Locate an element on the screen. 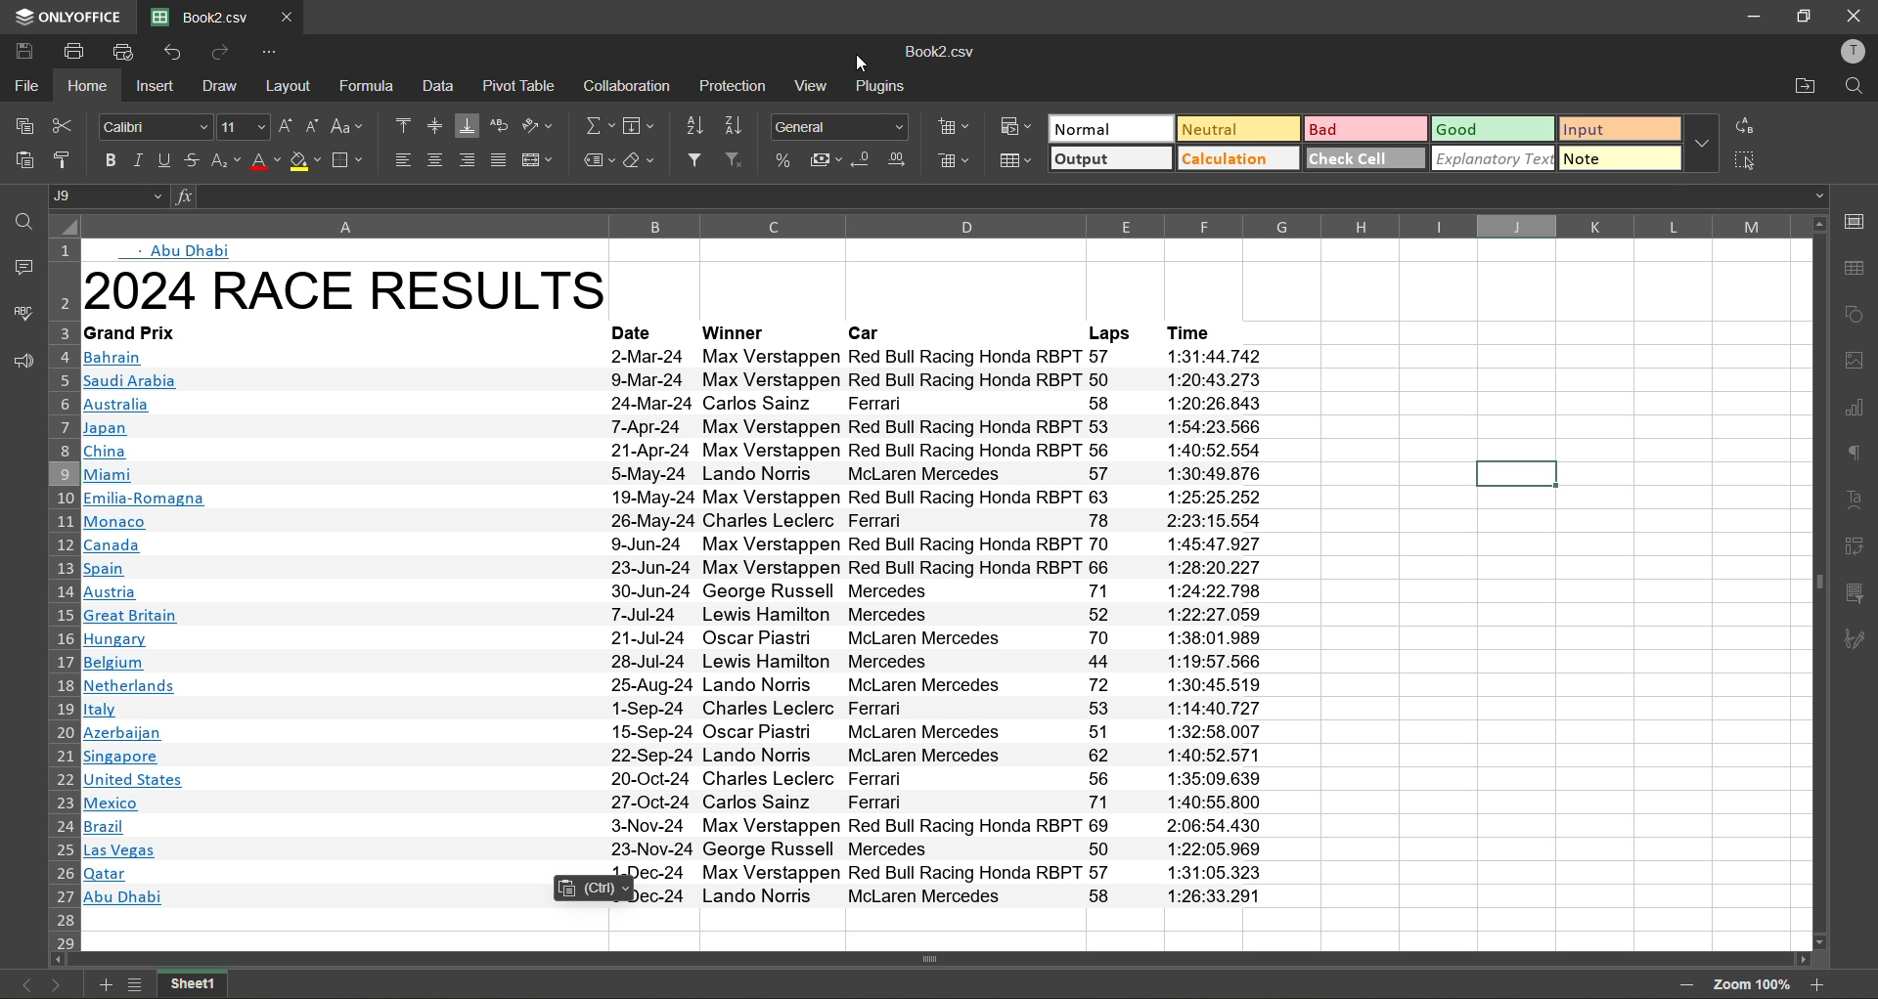 The height and width of the screenshot is (999, 1878). filter is located at coordinates (691, 160).